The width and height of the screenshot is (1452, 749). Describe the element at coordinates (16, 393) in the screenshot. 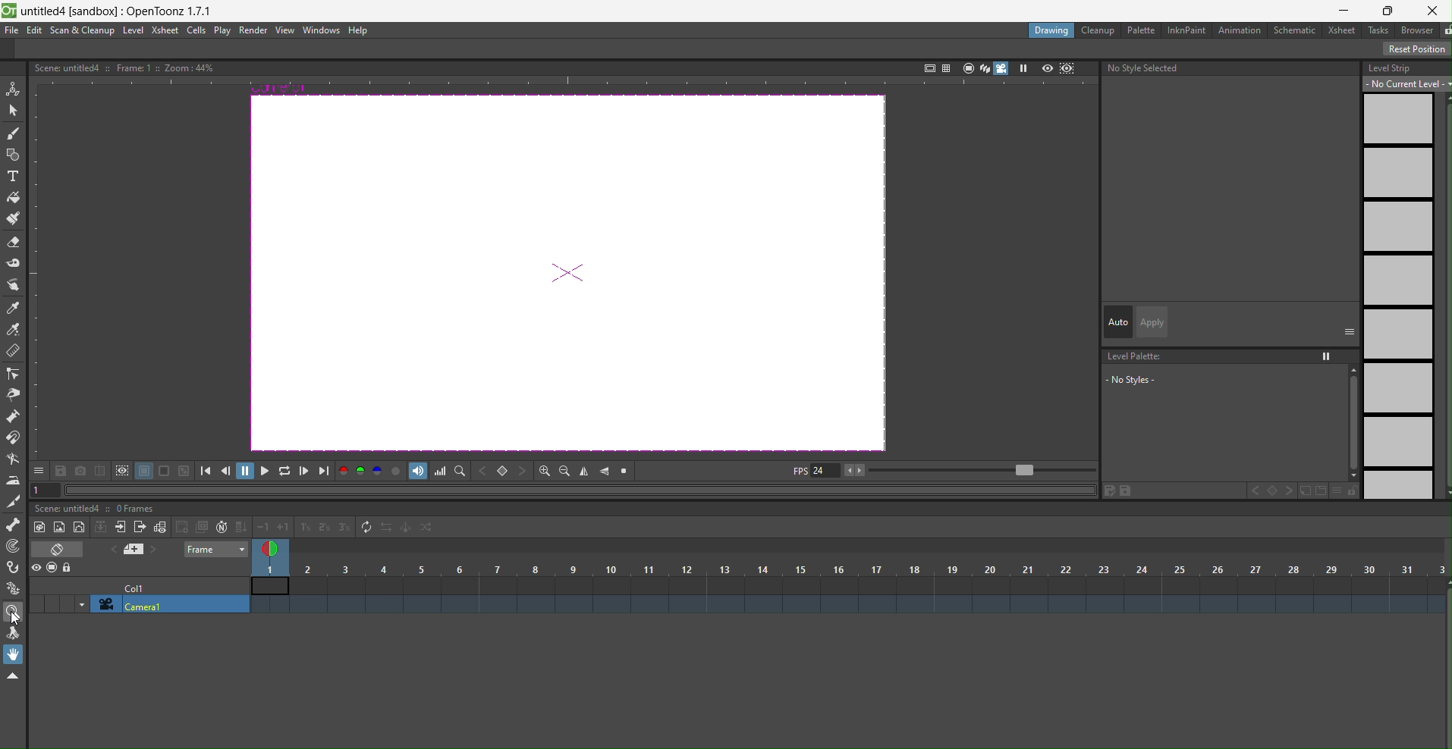

I see `pinch tool` at that location.